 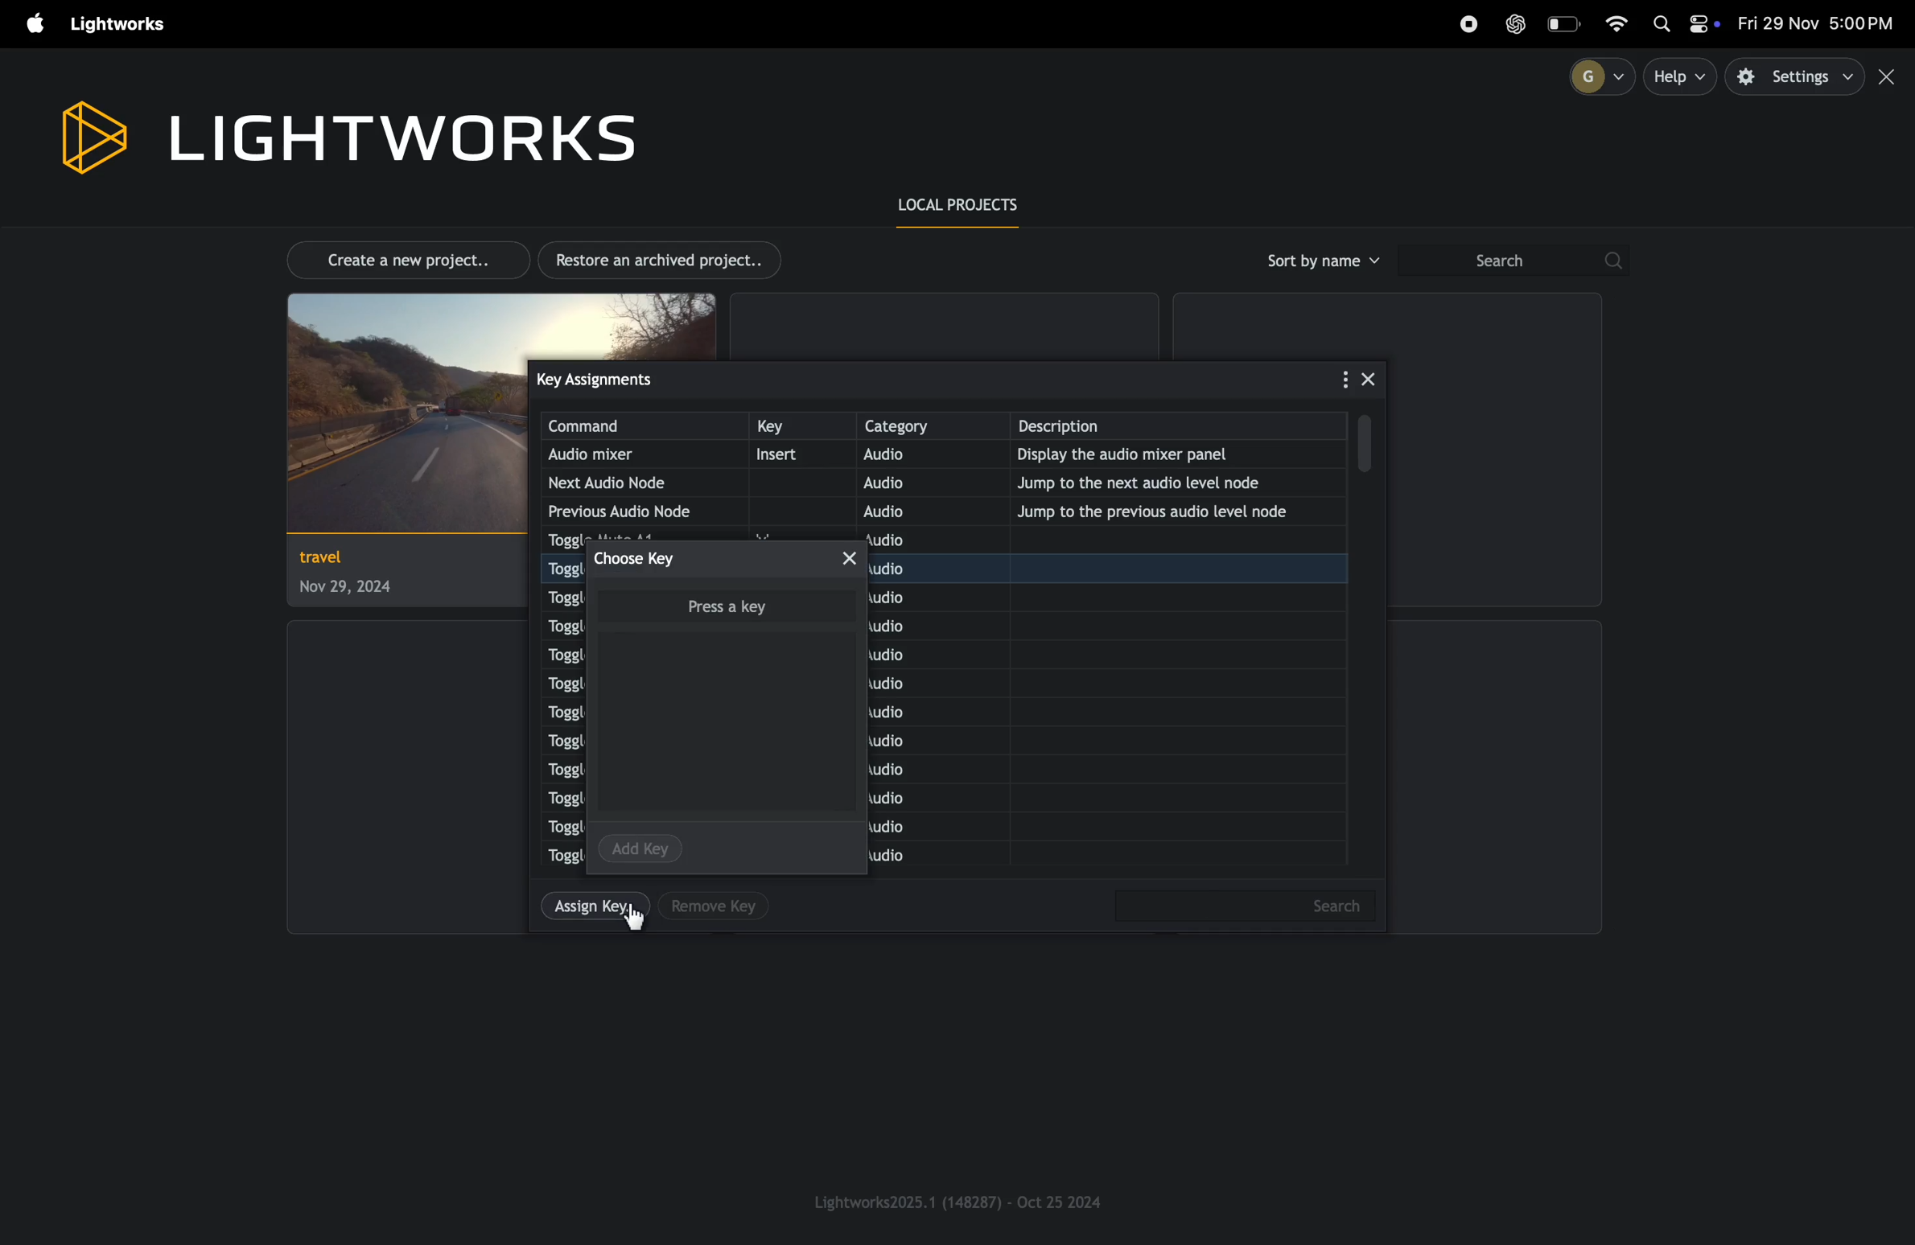 What do you see at coordinates (641, 928) in the screenshot?
I see `cursor` at bounding box center [641, 928].